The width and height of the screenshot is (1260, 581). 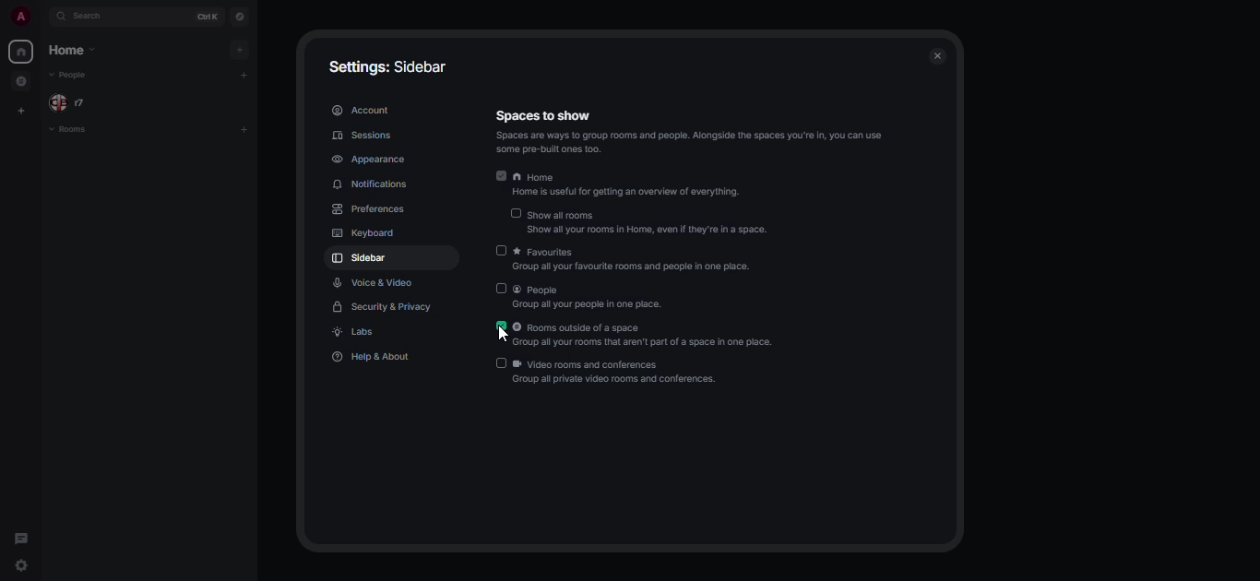 What do you see at coordinates (20, 111) in the screenshot?
I see `create space` at bounding box center [20, 111].